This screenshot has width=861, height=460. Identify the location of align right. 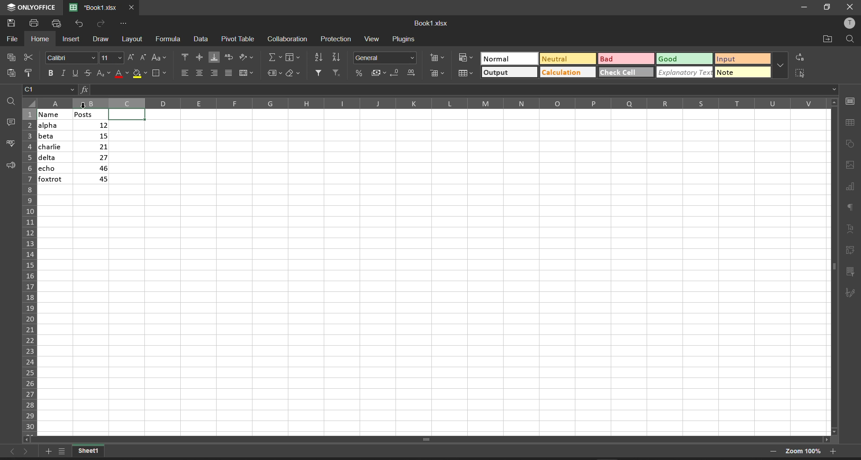
(215, 74).